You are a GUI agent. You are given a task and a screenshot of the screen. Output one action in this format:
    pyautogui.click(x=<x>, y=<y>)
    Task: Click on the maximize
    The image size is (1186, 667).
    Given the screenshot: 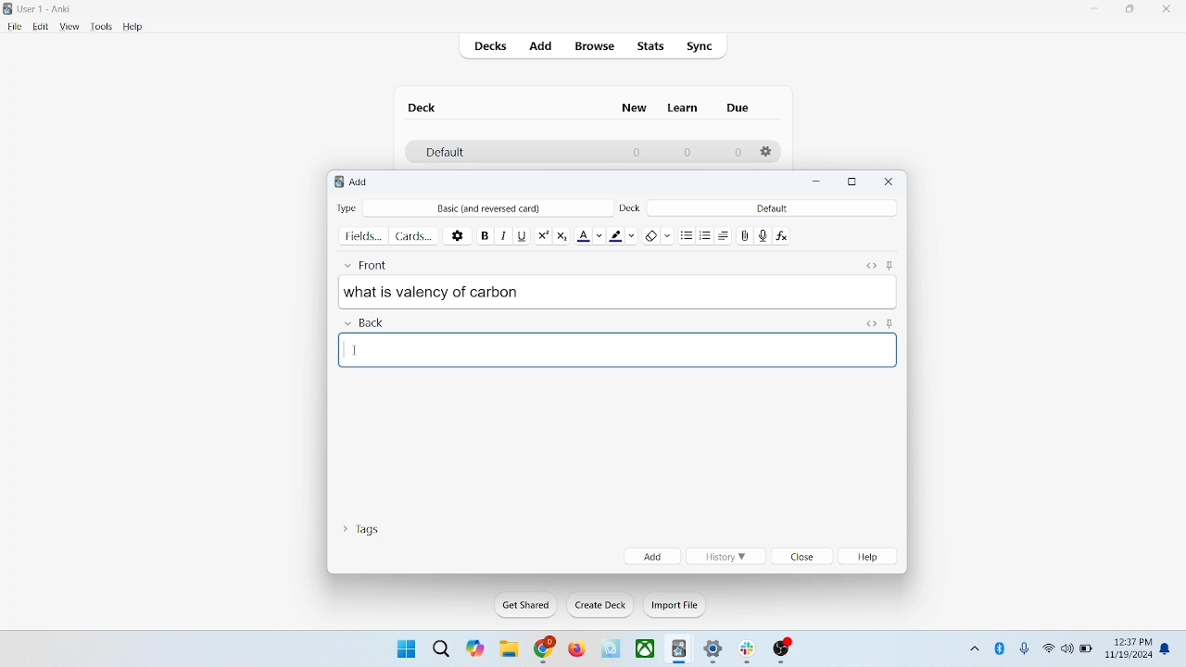 What is the action you would take?
    pyautogui.click(x=1130, y=12)
    